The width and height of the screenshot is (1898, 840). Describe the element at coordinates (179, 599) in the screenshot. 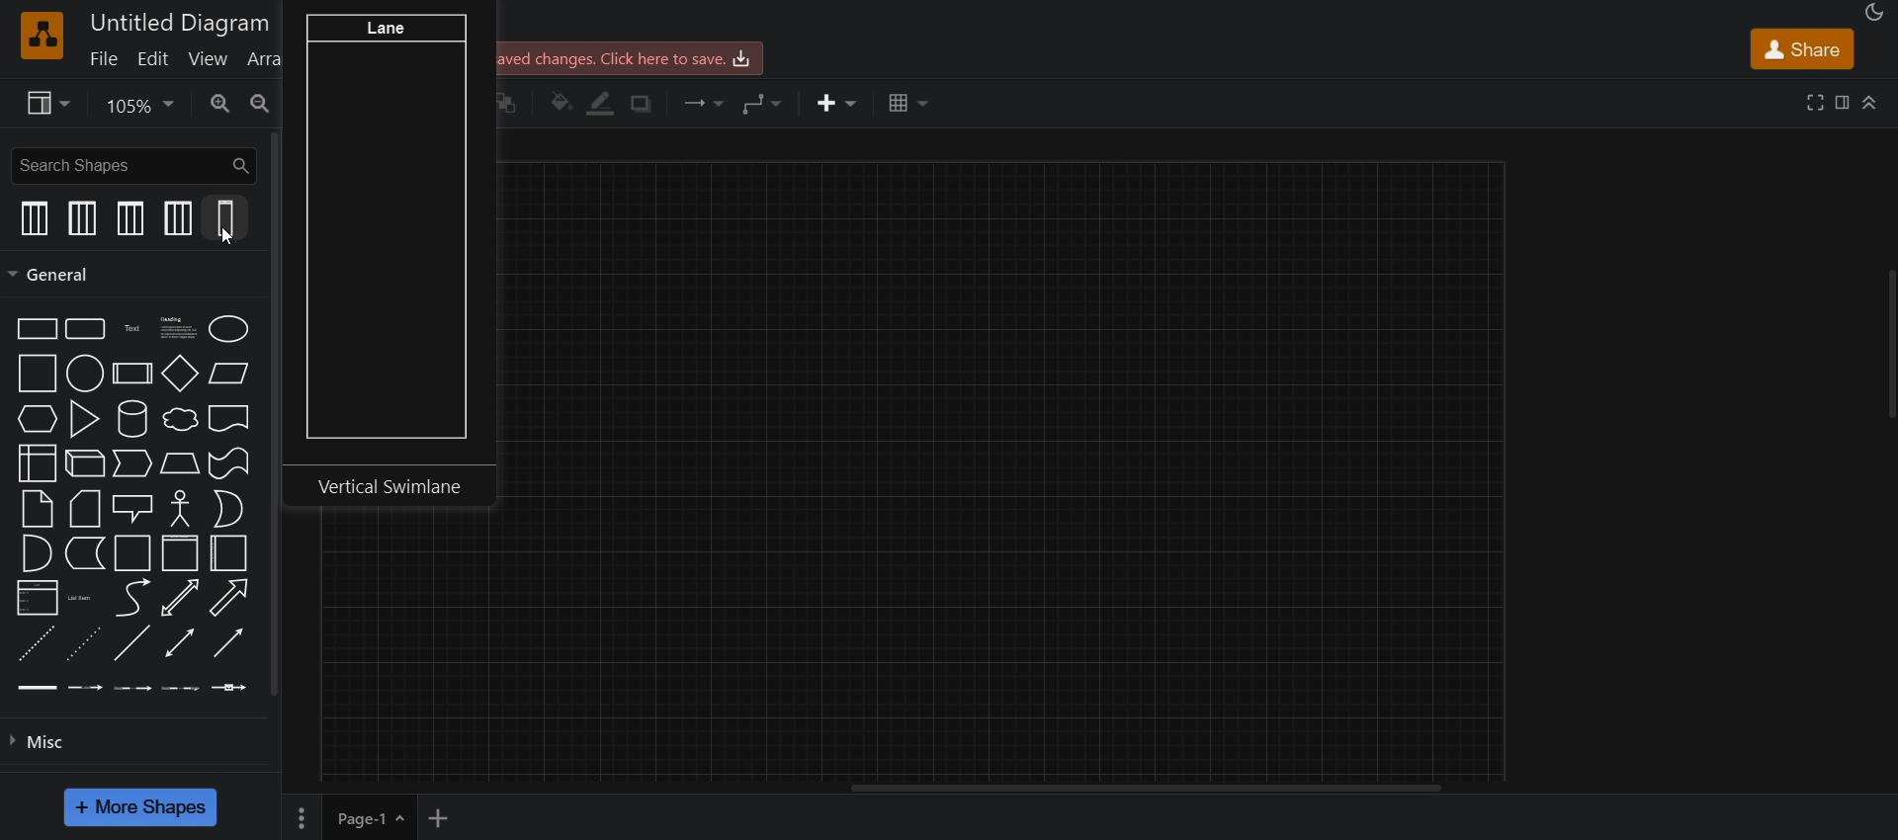

I see `bidirectional arrow` at that location.